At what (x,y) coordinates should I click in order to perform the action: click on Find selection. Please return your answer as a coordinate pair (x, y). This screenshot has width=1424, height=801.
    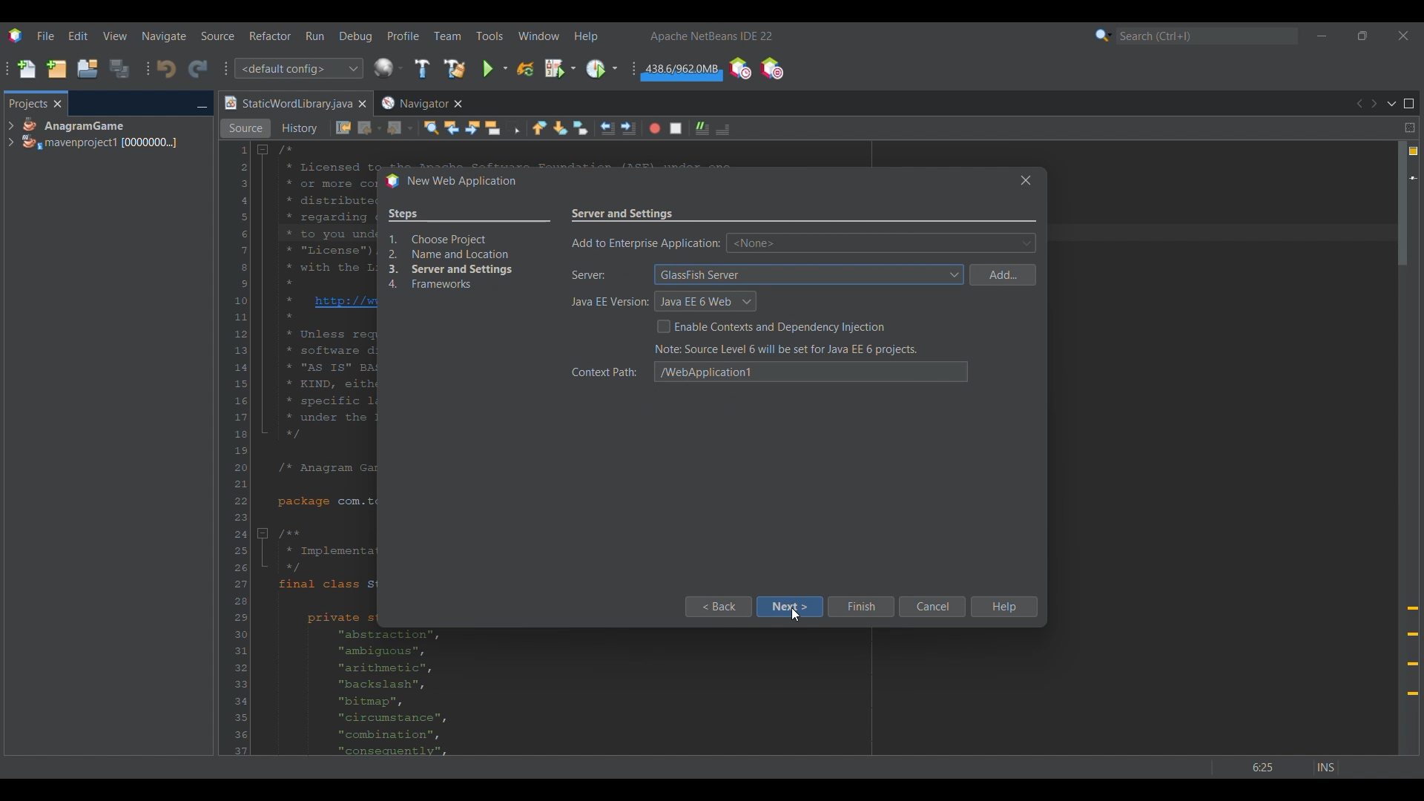
    Looking at the image, I should click on (431, 128).